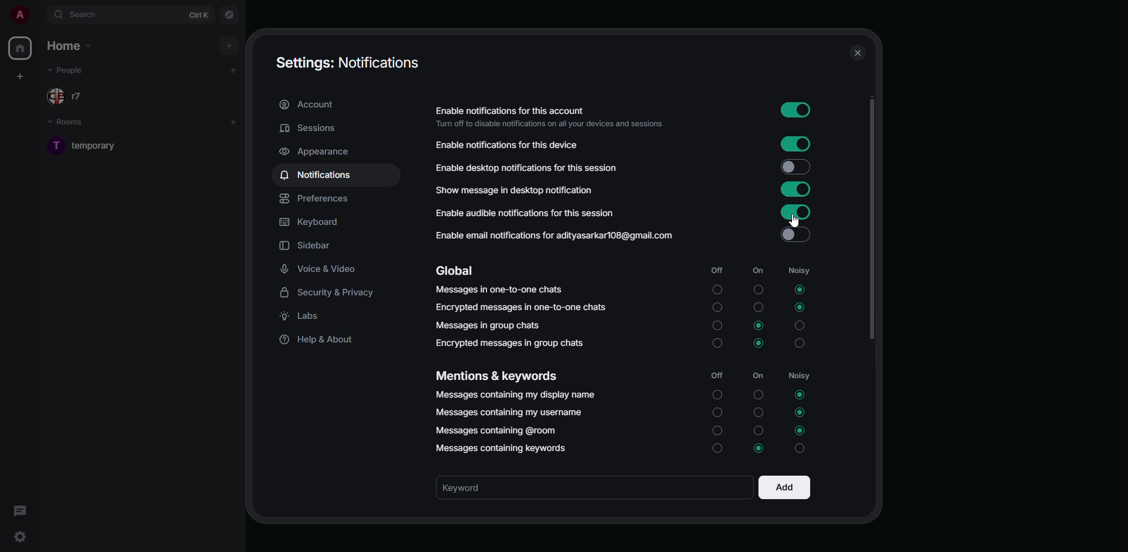 This screenshot has height=552, width=1128. Describe the element at coordinates (88, 14) in the screenshot. I see `search` at that location.